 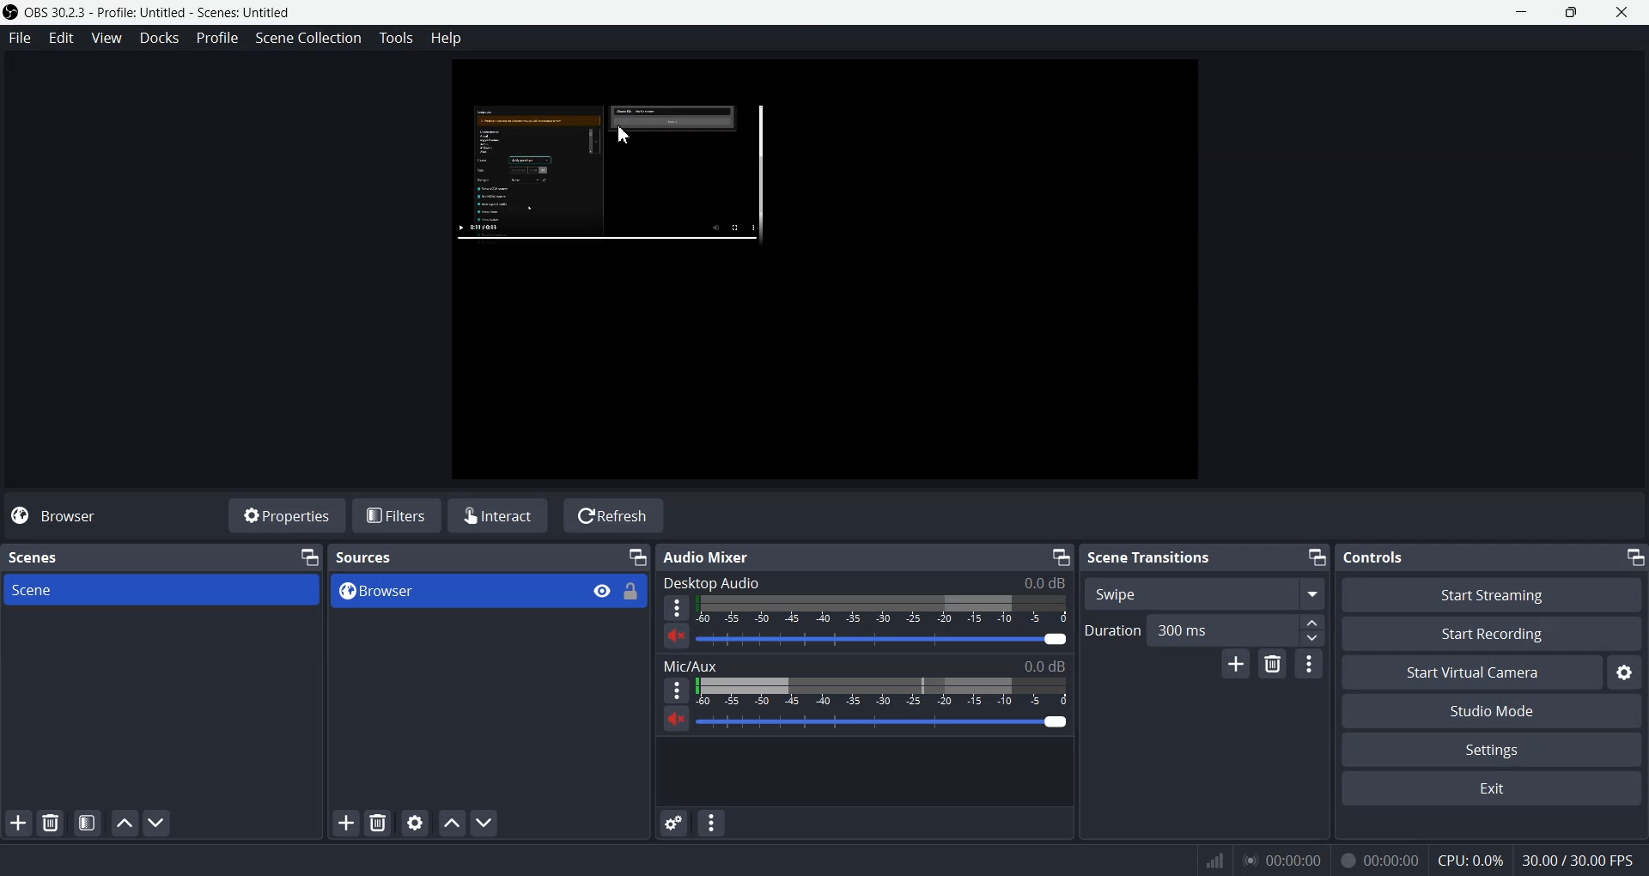 I want to click on Add Scene, so click(x=19, y=824).